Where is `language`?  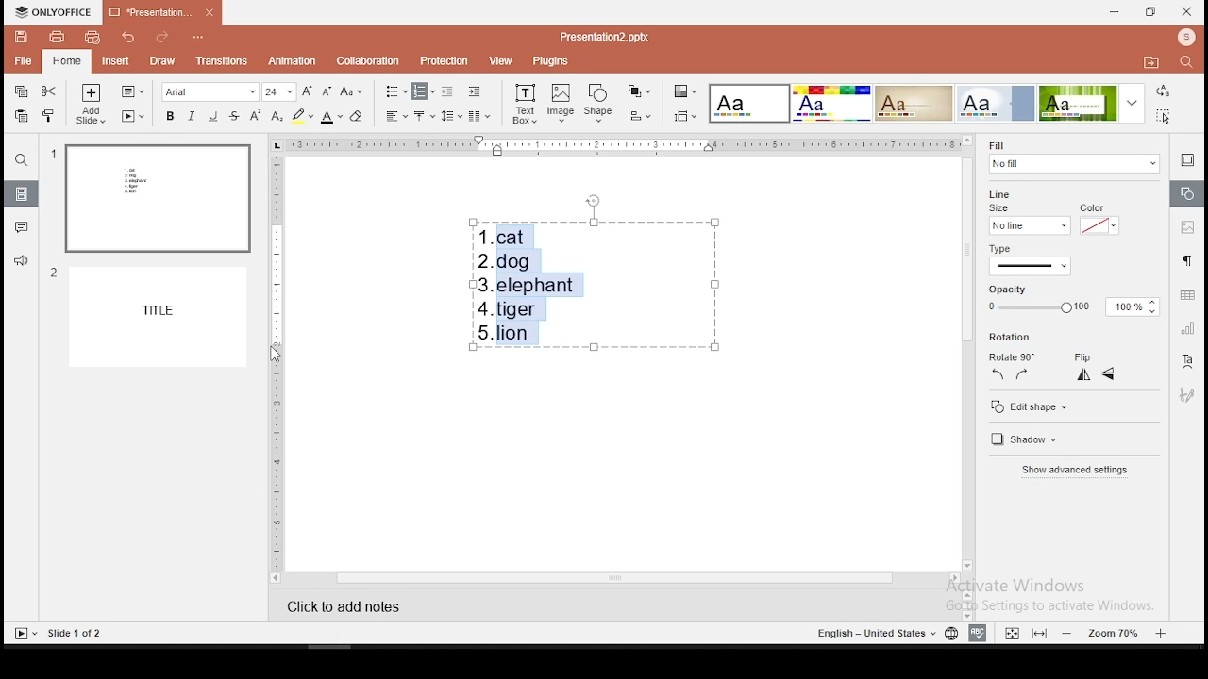
language is located at coordinates (948, 633).